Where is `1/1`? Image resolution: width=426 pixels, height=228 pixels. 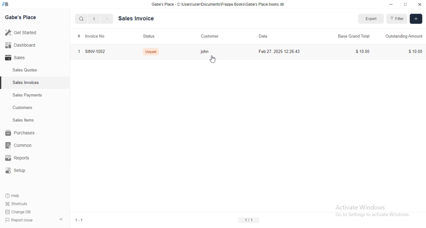
1/1 is located at coordinates (249, 220).